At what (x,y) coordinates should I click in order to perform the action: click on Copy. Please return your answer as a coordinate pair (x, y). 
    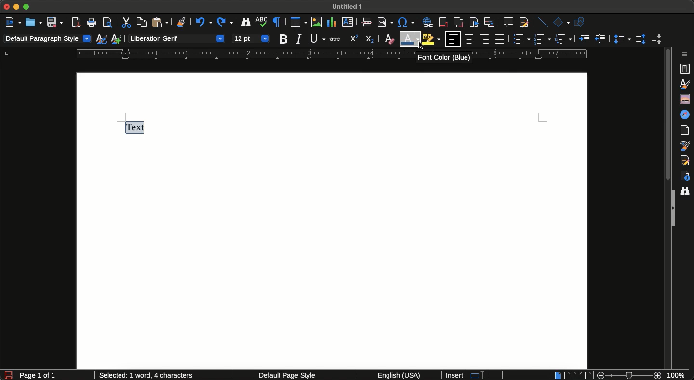
    Looking at the image, I should click on (140, 22).